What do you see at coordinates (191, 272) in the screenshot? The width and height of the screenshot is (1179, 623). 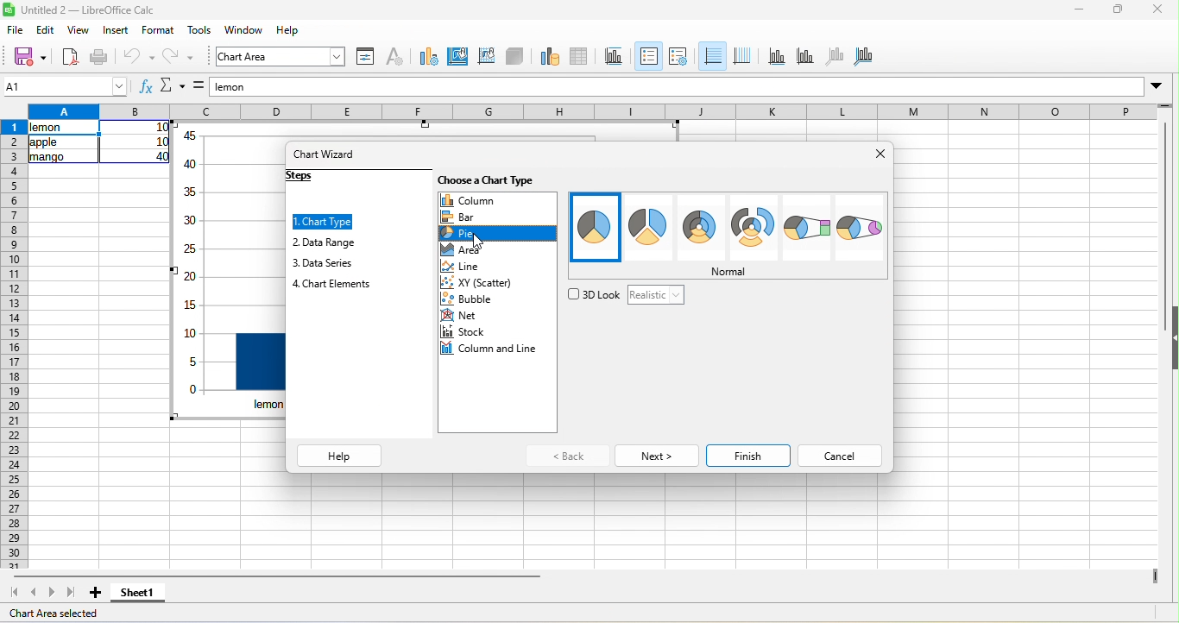 I see `Chart no` at bounding box center [191, 272].